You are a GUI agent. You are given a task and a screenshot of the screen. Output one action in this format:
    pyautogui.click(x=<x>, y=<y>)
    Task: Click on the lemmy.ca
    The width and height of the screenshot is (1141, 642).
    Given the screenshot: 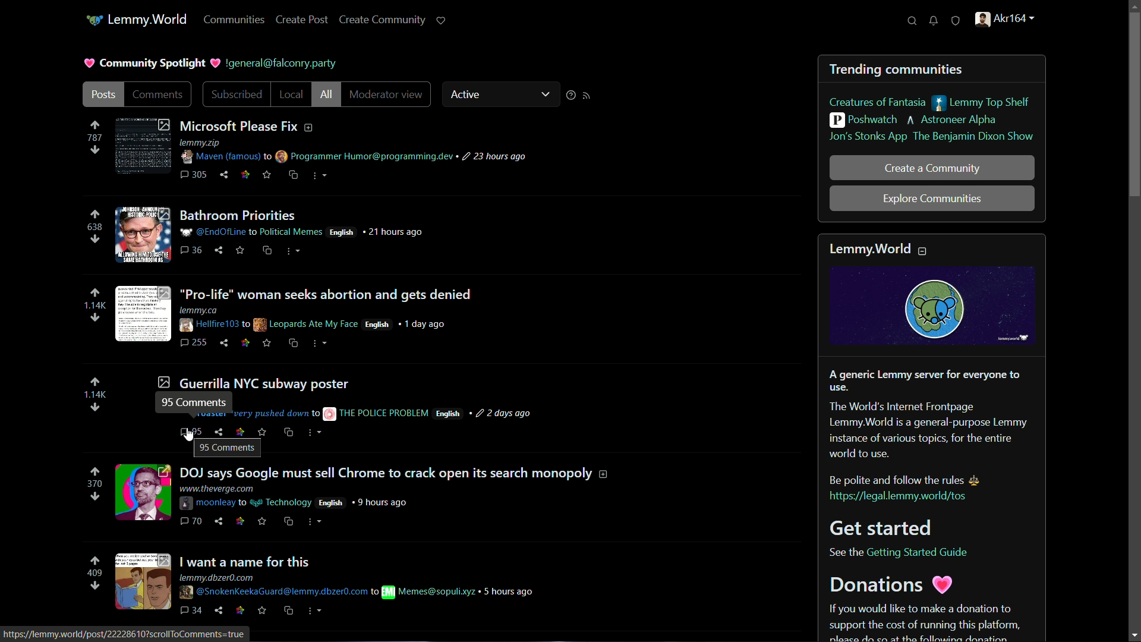 What is the action you would take?
    pyautogui.click(x=210, y=309)
    